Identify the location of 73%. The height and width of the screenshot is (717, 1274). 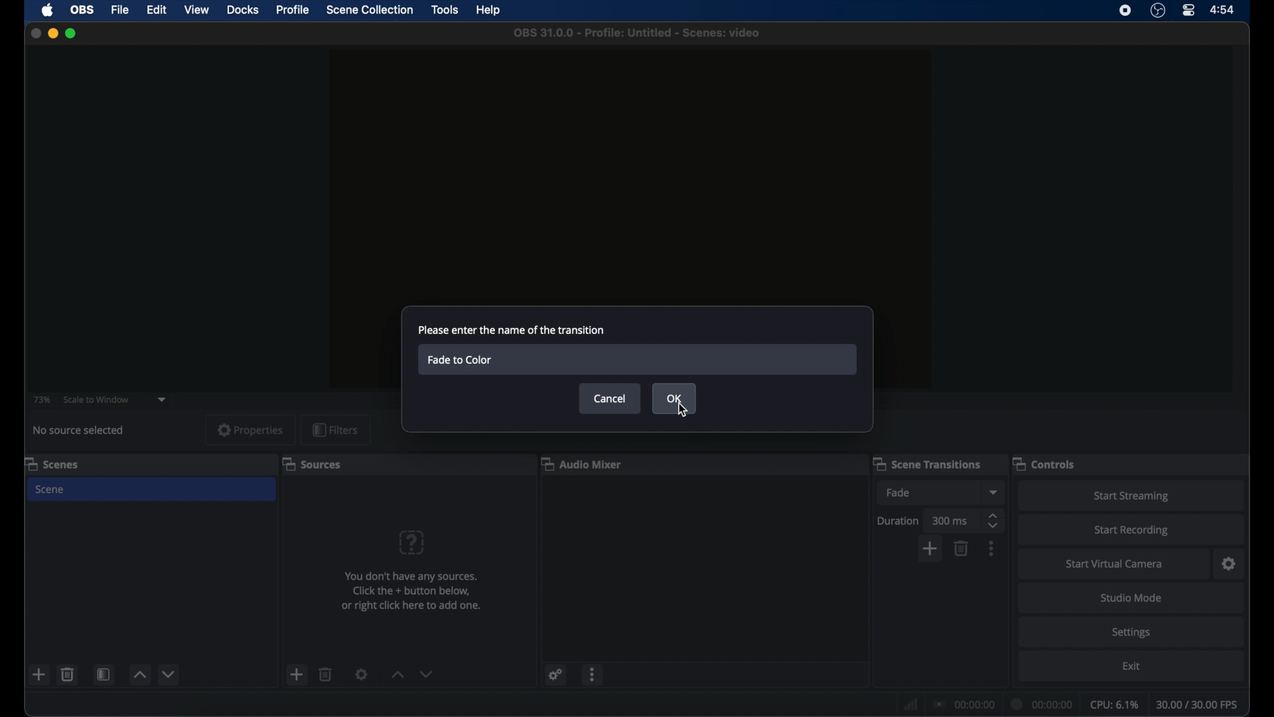
(40, 400).